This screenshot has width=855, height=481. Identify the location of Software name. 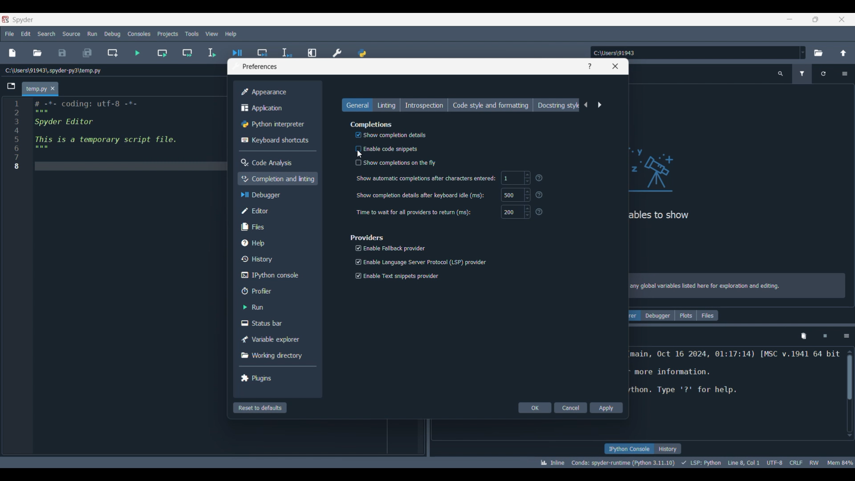
(23, 20).